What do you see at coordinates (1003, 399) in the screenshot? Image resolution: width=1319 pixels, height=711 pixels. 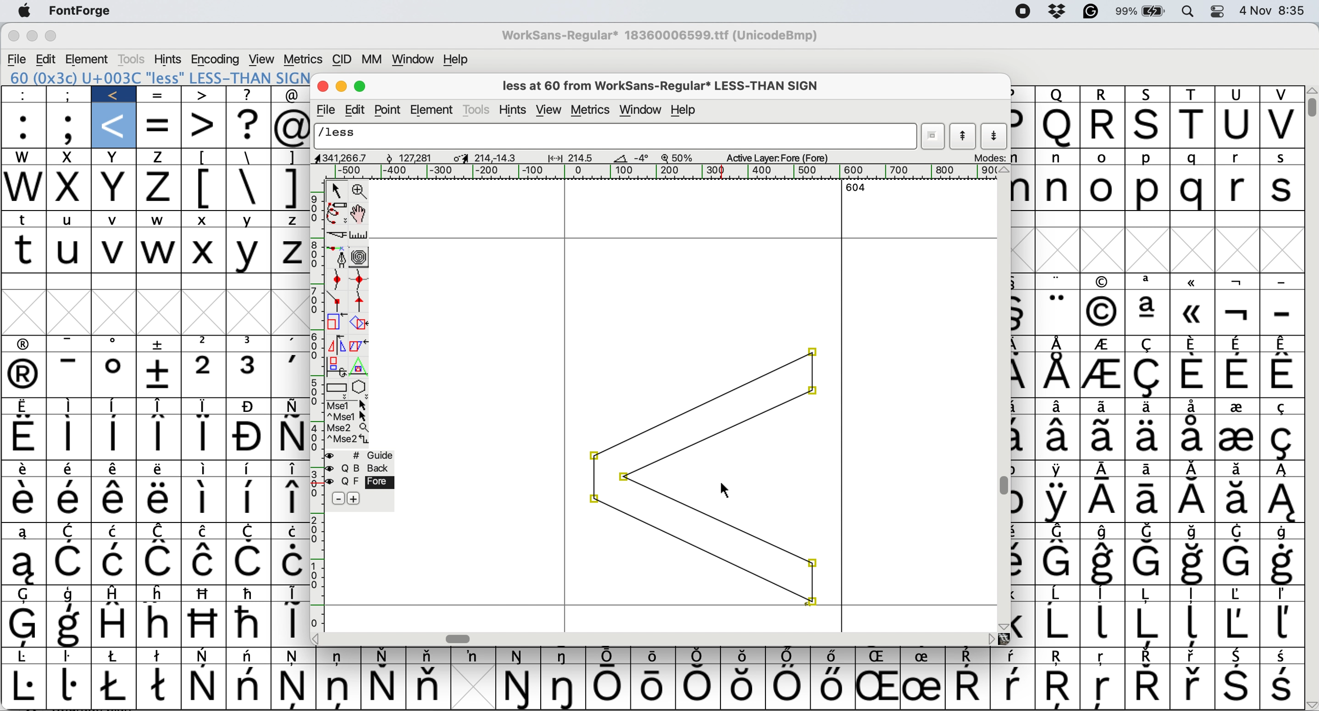 I see `vertical scroll bar` at bounding box center [1003, 399].